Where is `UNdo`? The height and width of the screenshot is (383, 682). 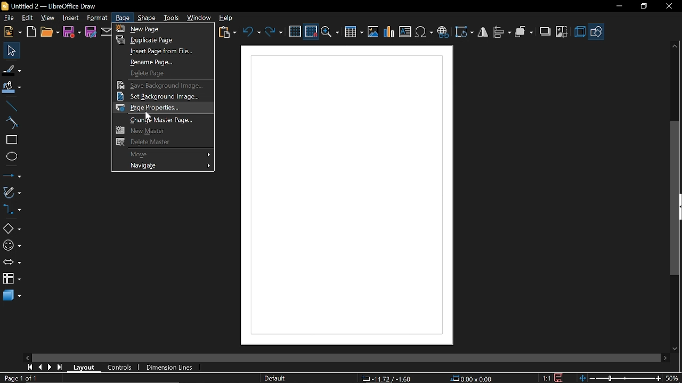 UNdo is located at coordinates (251, 32).